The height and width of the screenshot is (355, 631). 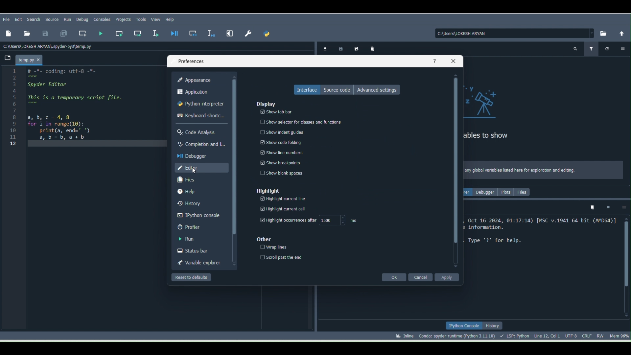 What do you see at coordinates (591, 48) in the screenshot?
I see `Filter variables` at bounding box center [591, 48].